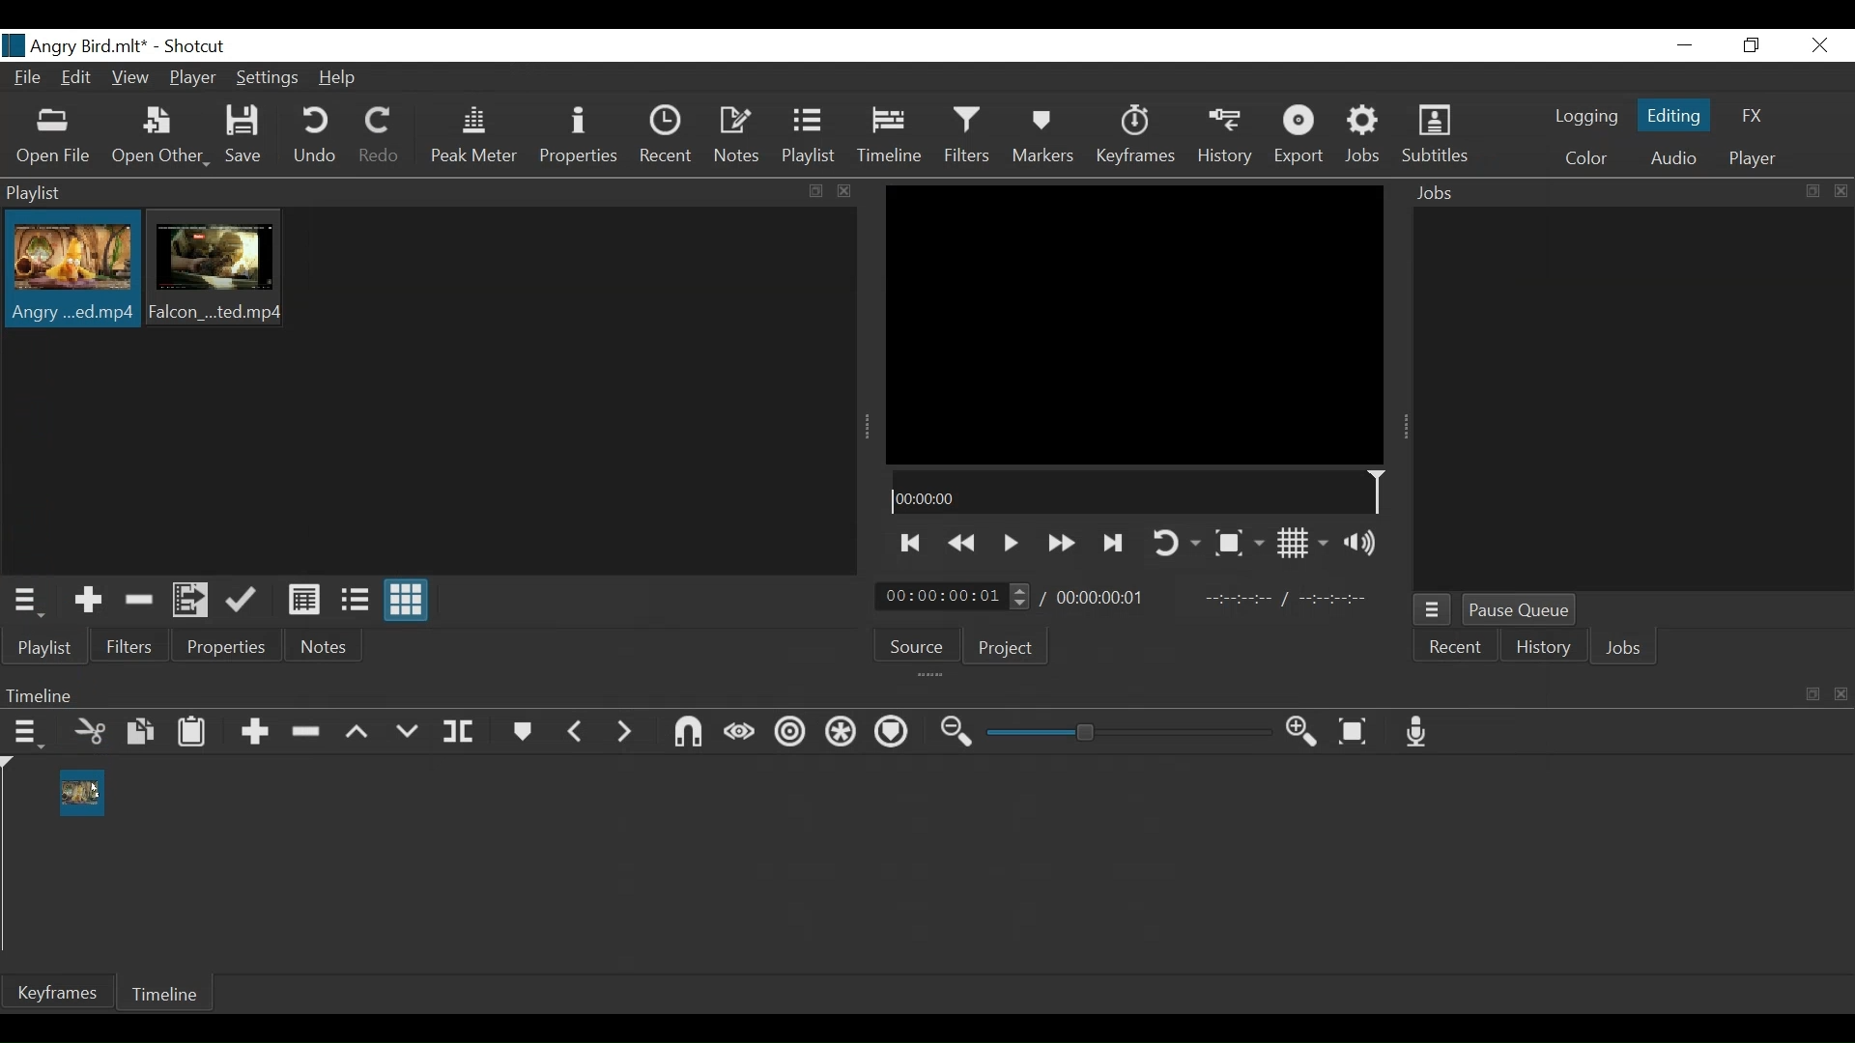 The image size is (1855, 1043). Describe the element at coordinates (1307, 543) in the screenshot. I see `Toggle display grid on player` at that location.